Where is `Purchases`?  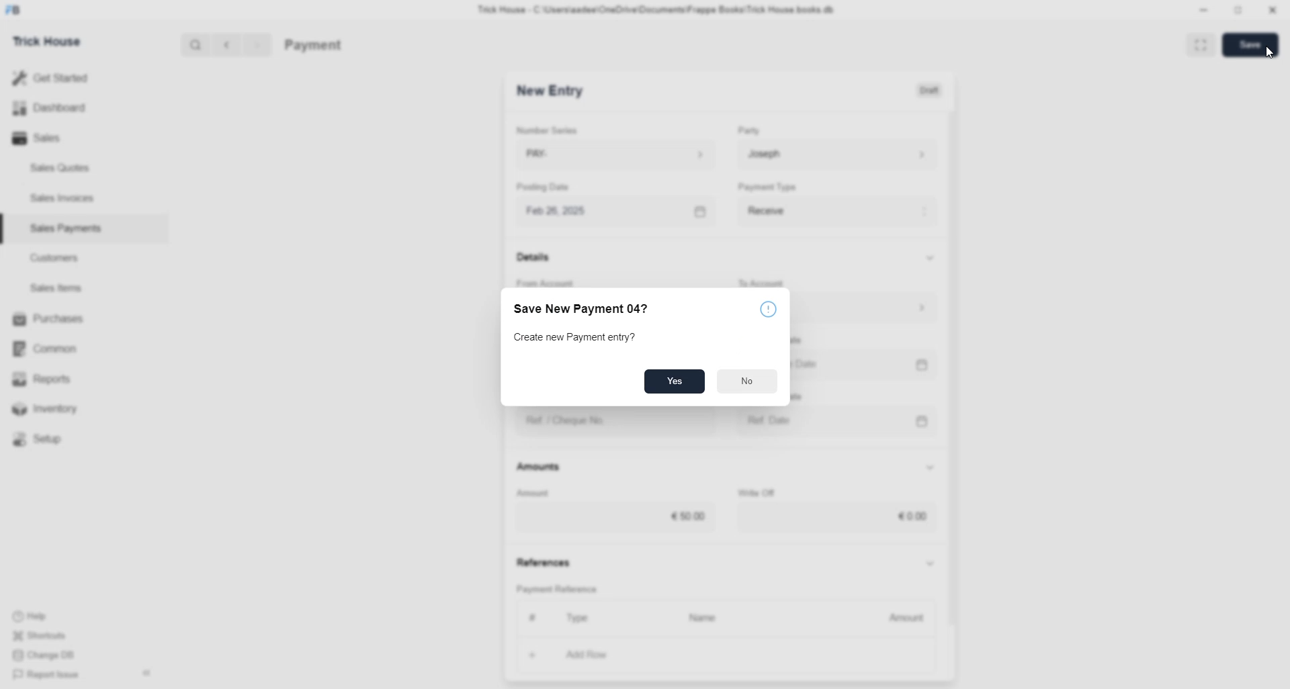
Purchases is located at coordinates (51, 319).